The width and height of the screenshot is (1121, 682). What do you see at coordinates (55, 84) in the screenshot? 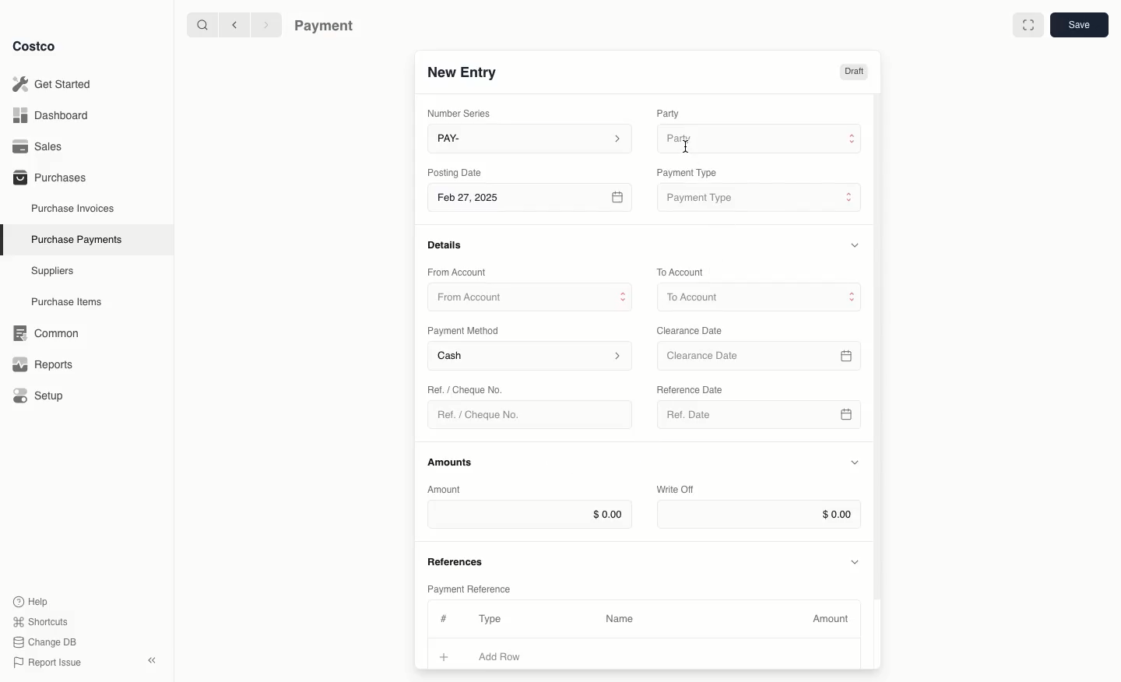
I see `Get Started` at bounding box center [55, 84].